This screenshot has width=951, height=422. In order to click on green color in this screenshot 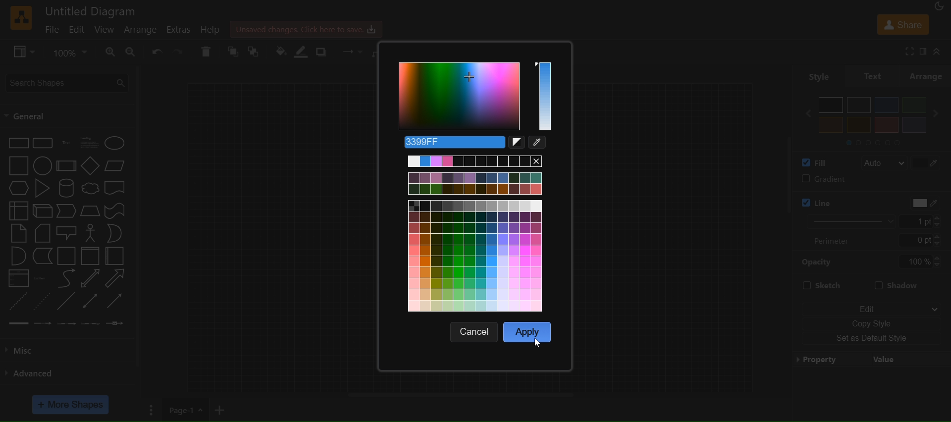, I will do `click(913, 105)`.